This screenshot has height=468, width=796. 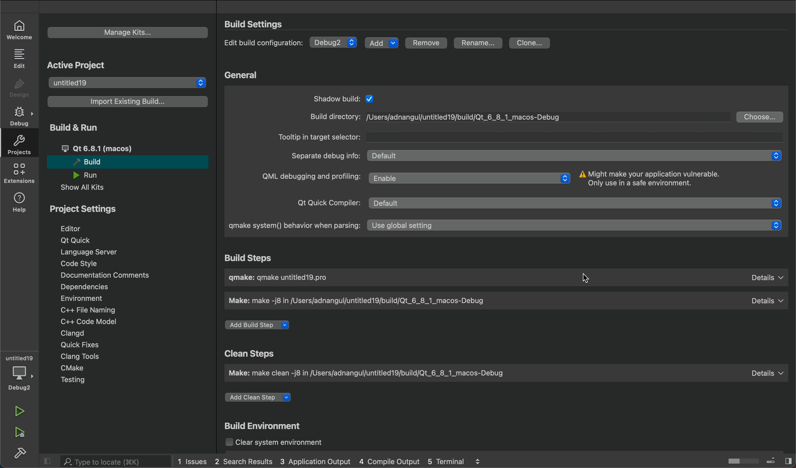 What do you see at coordinates (568, 155) in the screenshot?
I see `default` at bounding box center [568, 155].